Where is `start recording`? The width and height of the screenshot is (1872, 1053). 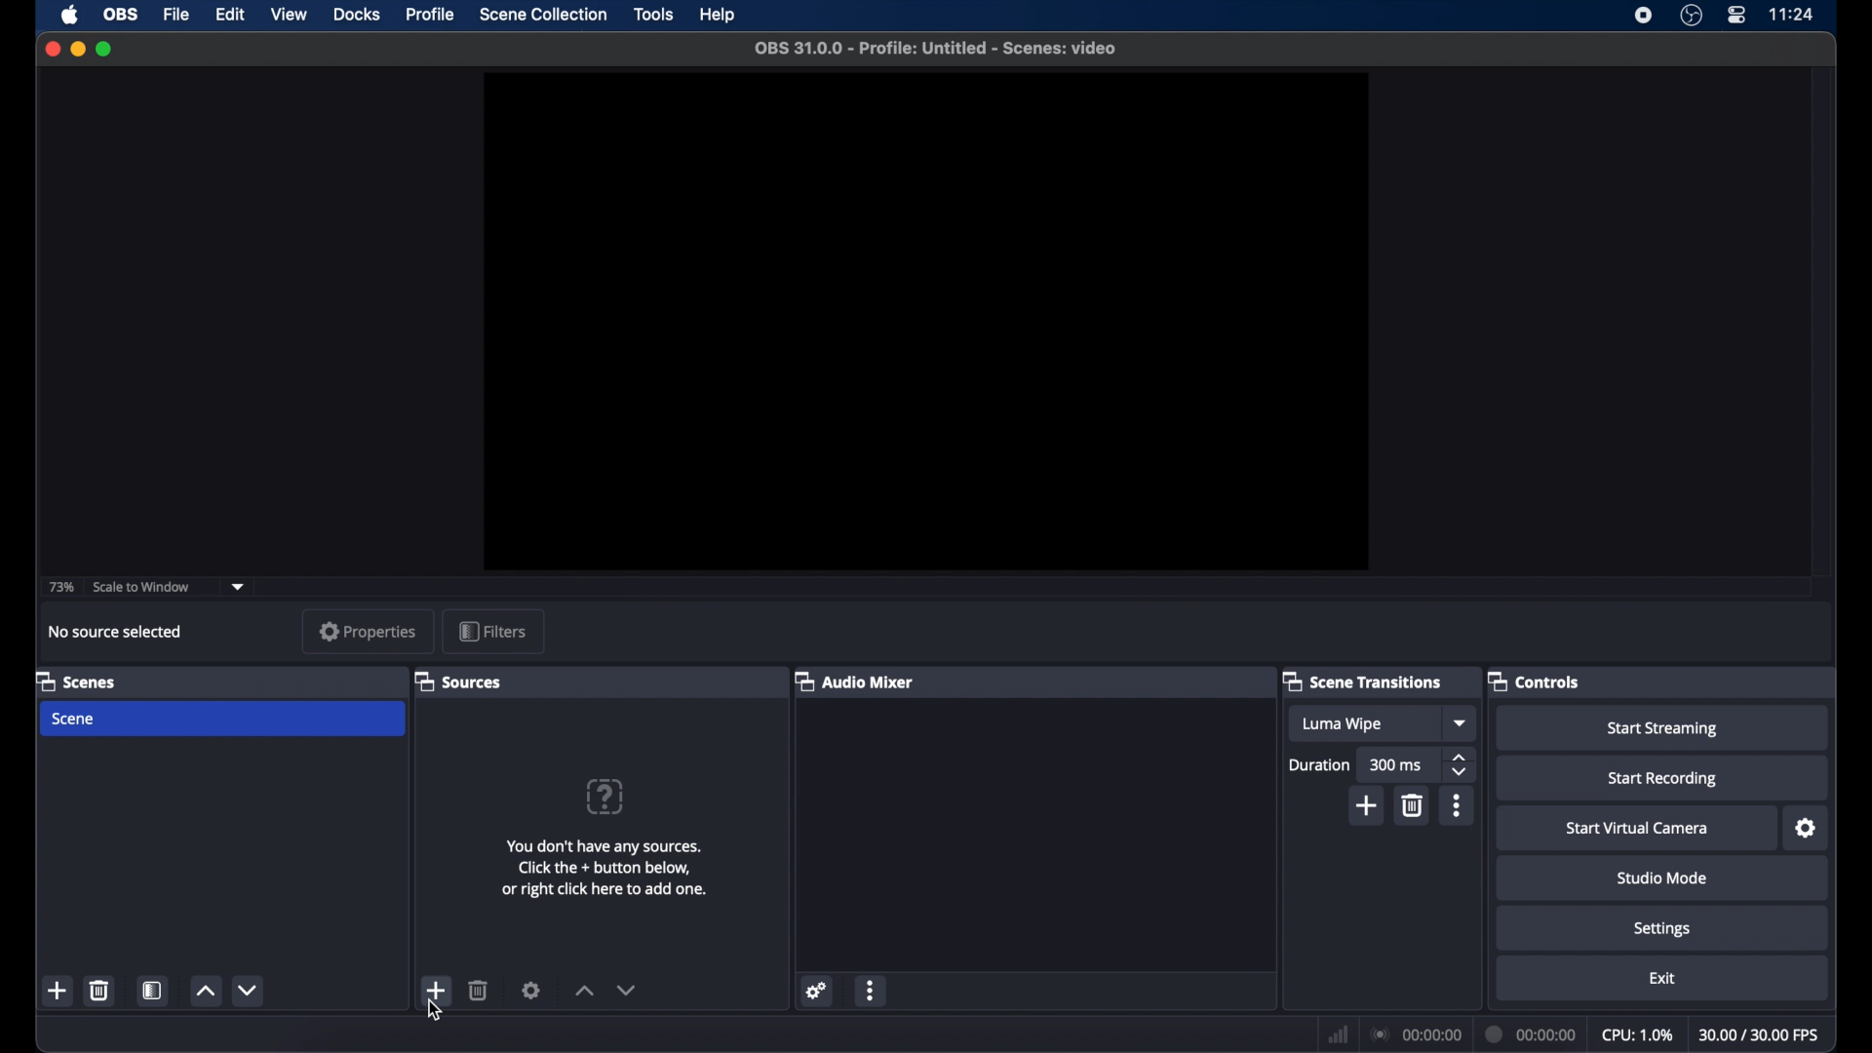 start recording is located at coordinates (1662, 779).